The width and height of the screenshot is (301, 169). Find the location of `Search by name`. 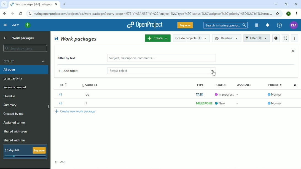

Search by name is located at coordinates (25, 48).